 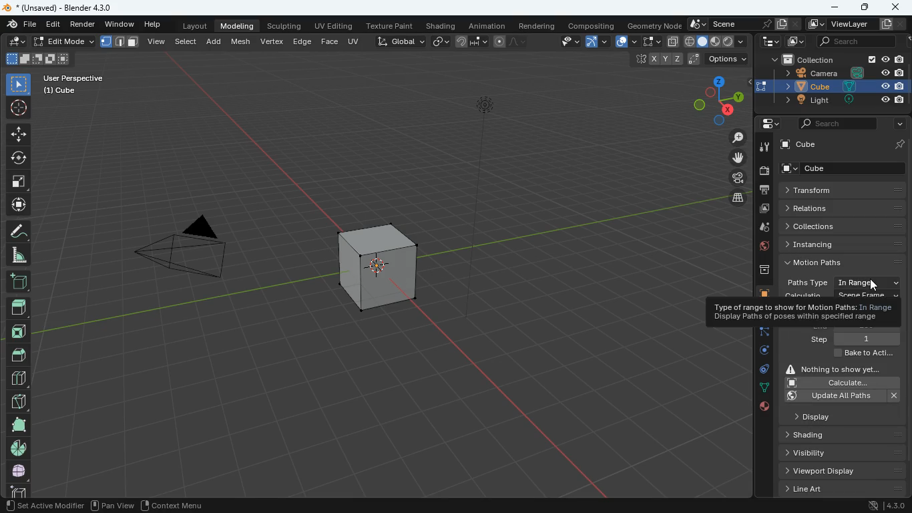 I want to click on perks, so click(x=120, y=42).